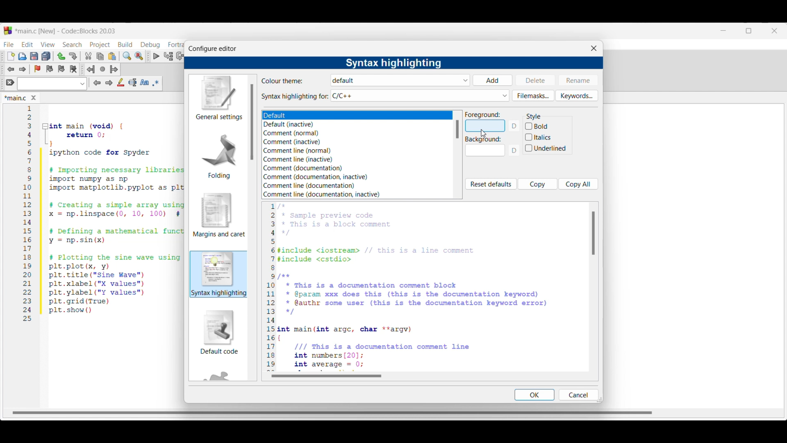 This screenshot has width=787, height=443. I want to click on Current tab, so click(16, 98).